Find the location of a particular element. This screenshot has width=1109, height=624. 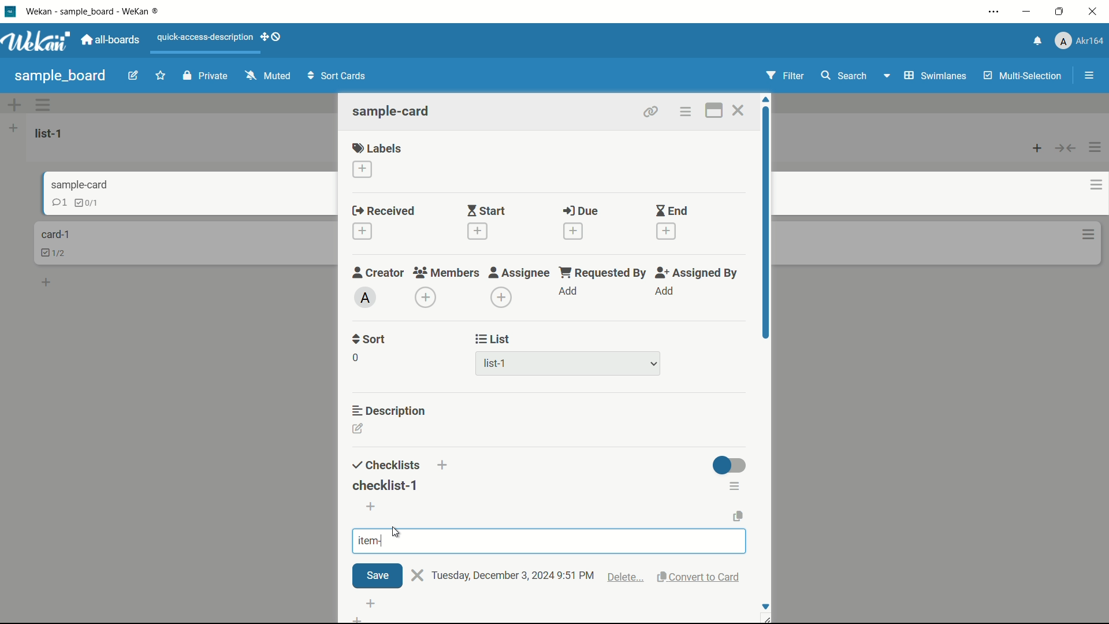

due is located at coordinates (581, 211).